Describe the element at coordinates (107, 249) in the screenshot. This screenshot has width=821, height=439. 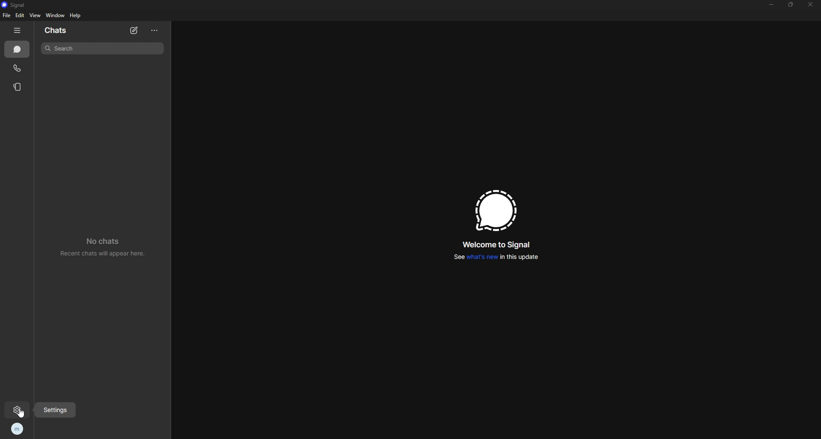
I see `no chats recent chats will appear here` at that location.